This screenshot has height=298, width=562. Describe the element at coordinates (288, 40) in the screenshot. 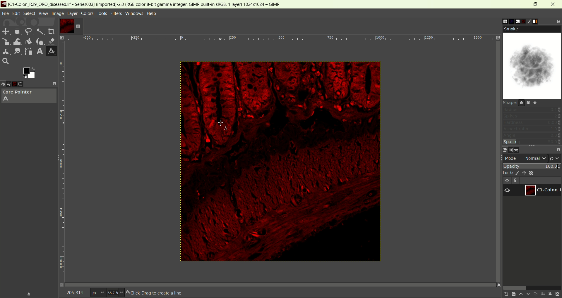

I see `zoom factor` at that location.